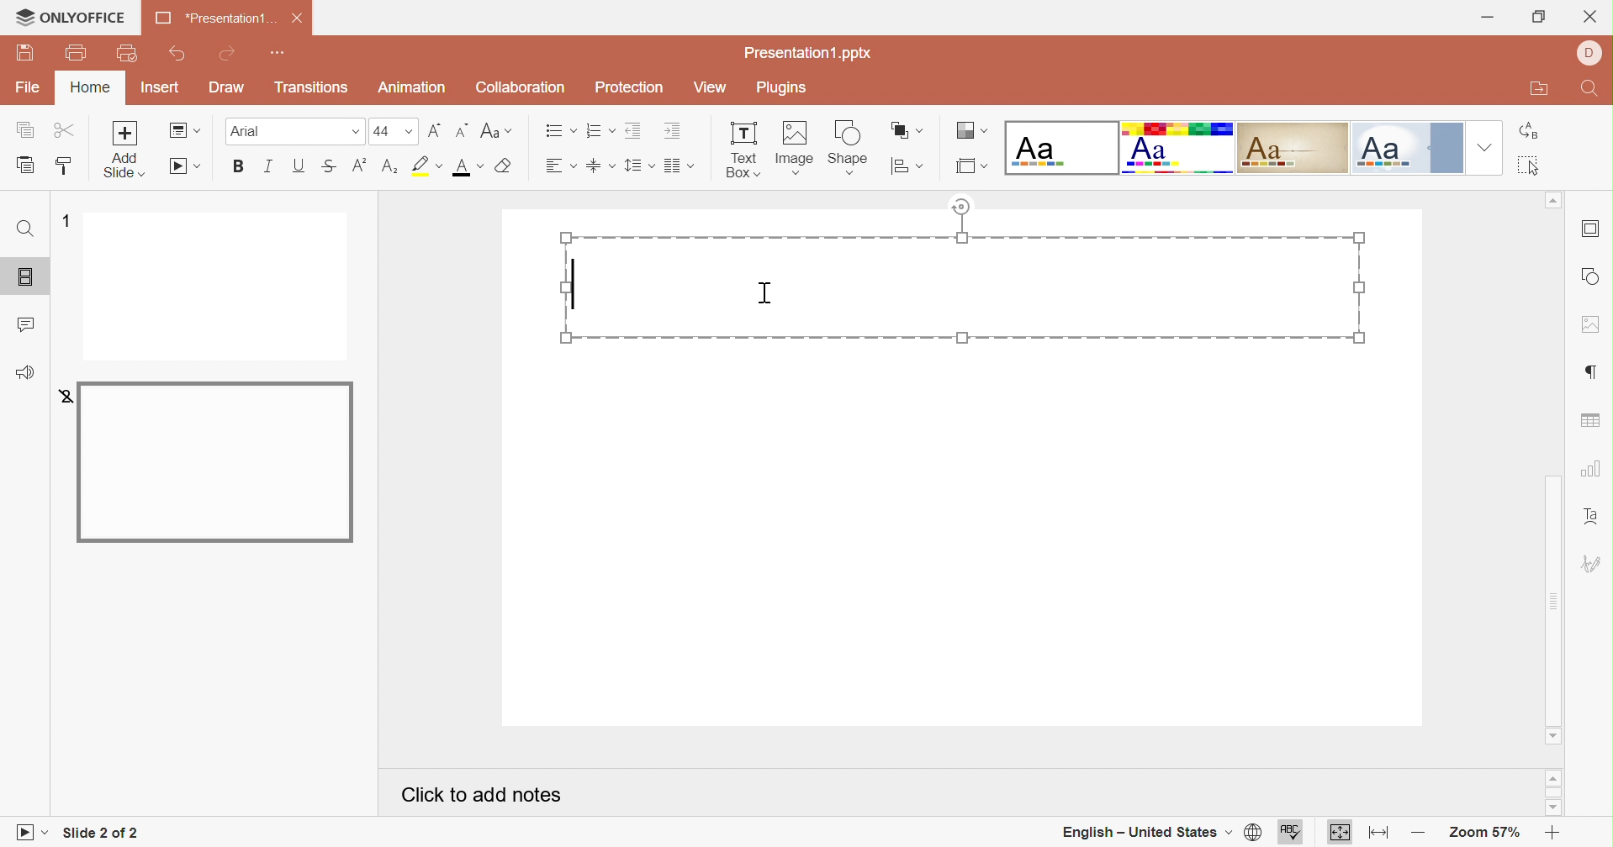 This screenshot has width=1613, height=847. What do you see at coordinates (1177, 149) in the screenshot?
I see `Basic` at bounding box center [1177, 149].